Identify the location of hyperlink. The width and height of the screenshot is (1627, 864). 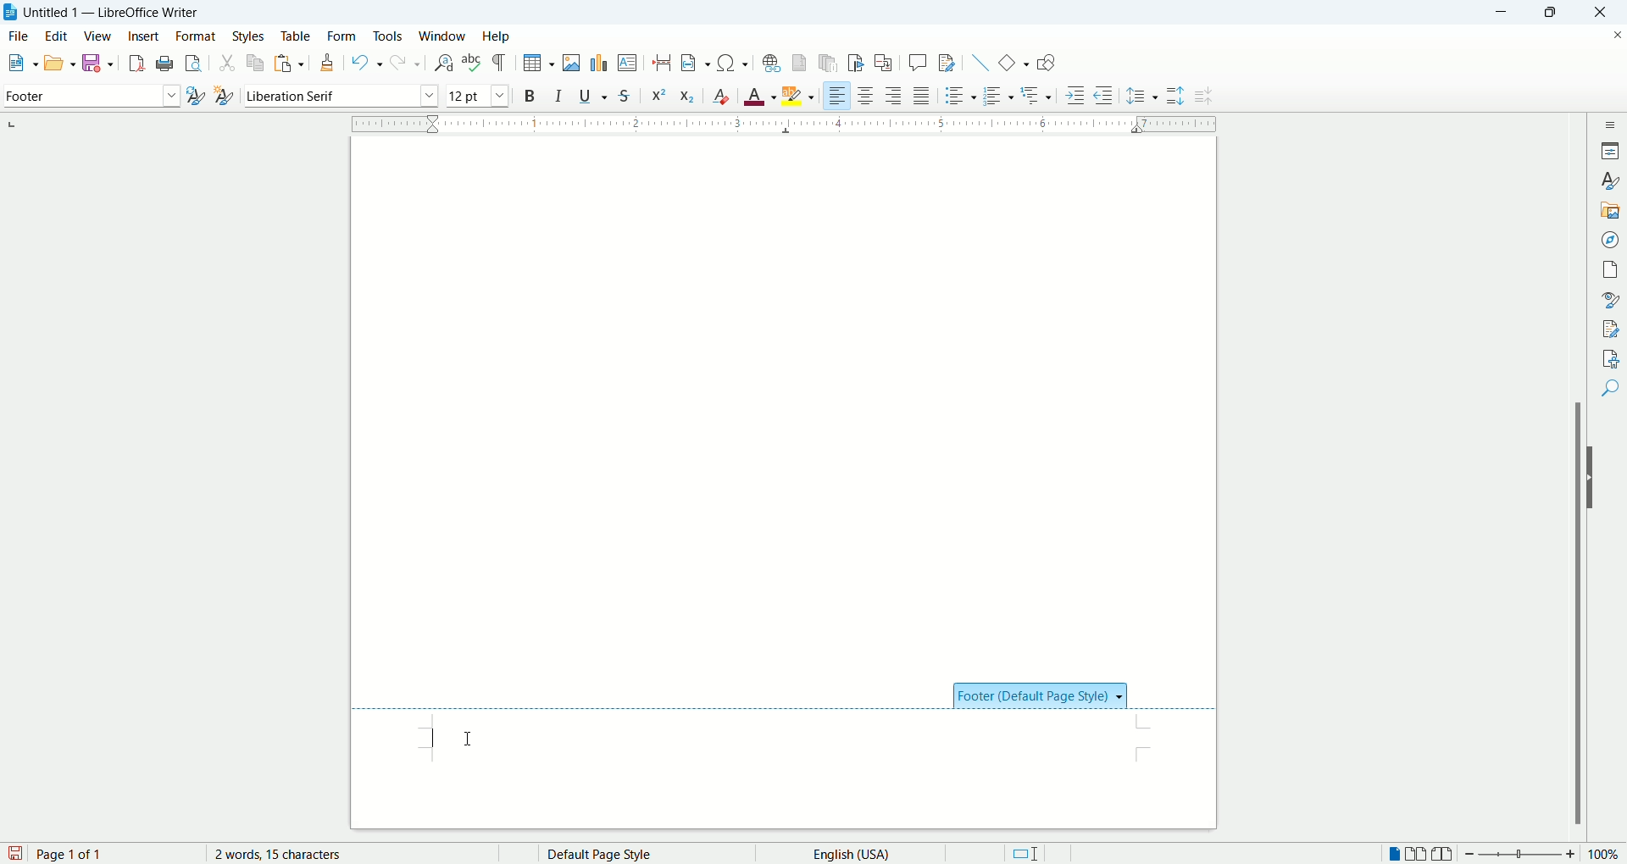
(771, 63).